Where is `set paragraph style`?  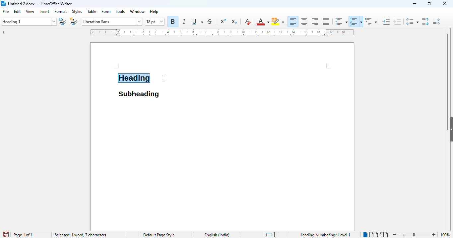
set paragraph style is located at coordinates (29, 21).